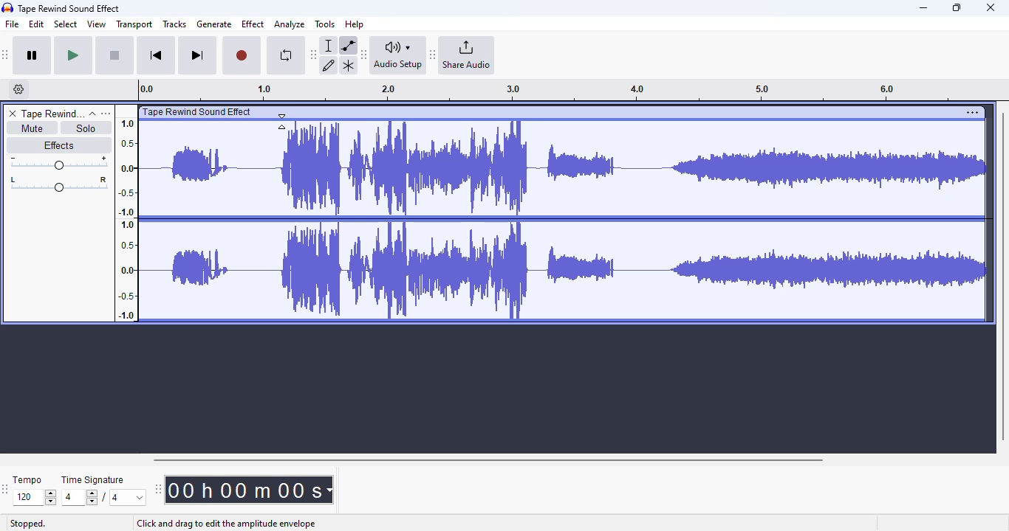 The width and height of the screenshot is (1009, 531). What do you see at coordinates (69, 8) in the screenshot?
I see `title` at bounding box center [69, 8].